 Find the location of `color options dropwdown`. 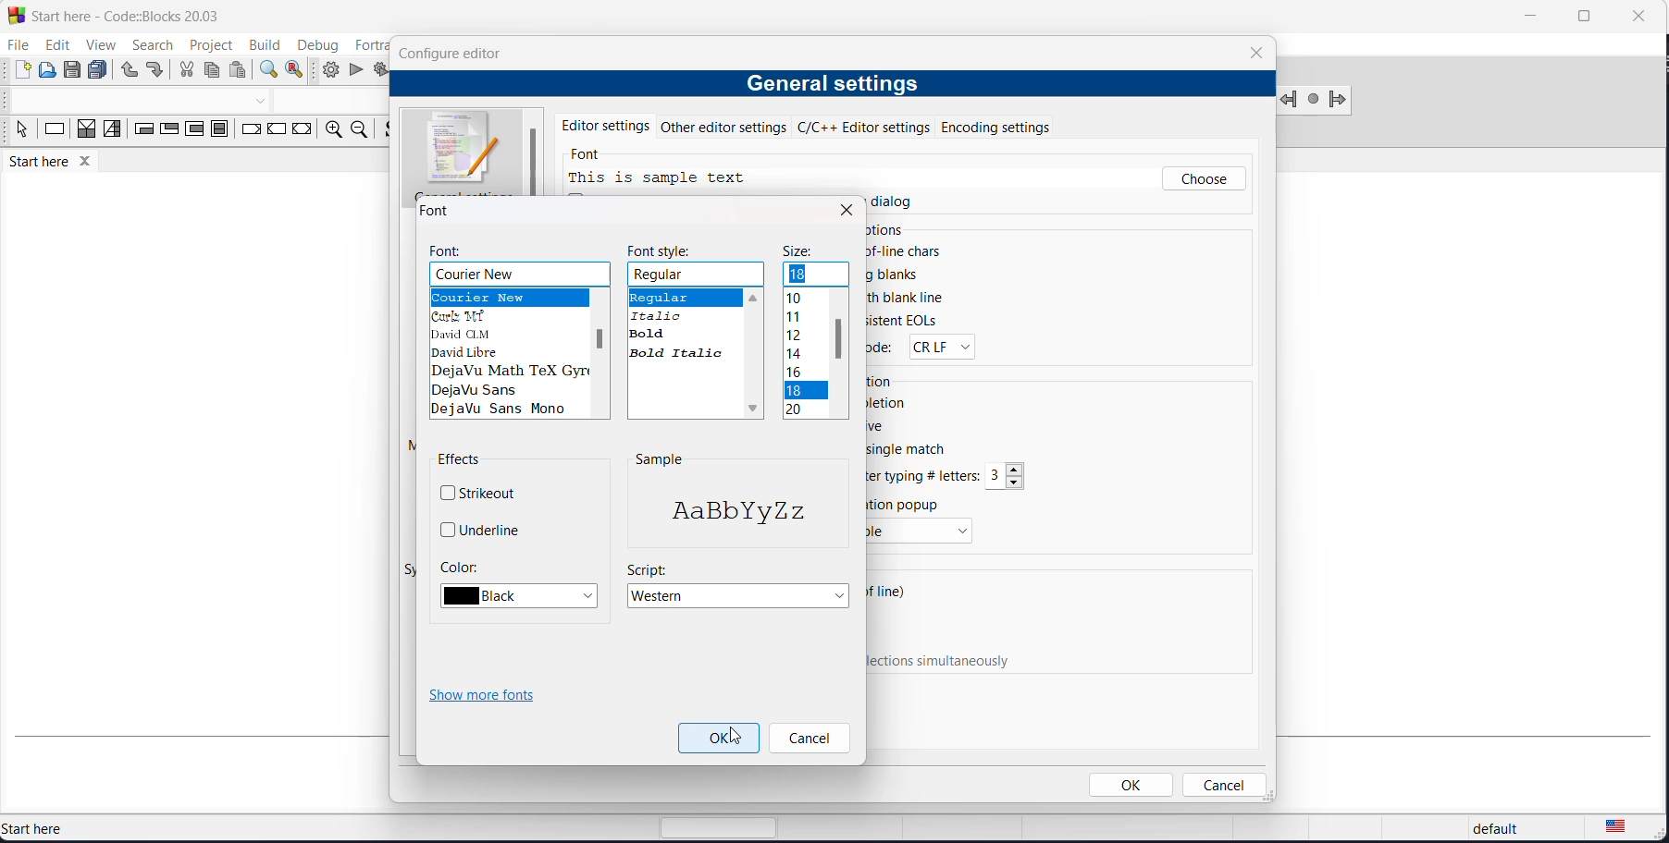

color options dropwdown is located at coordinates (525, 596).